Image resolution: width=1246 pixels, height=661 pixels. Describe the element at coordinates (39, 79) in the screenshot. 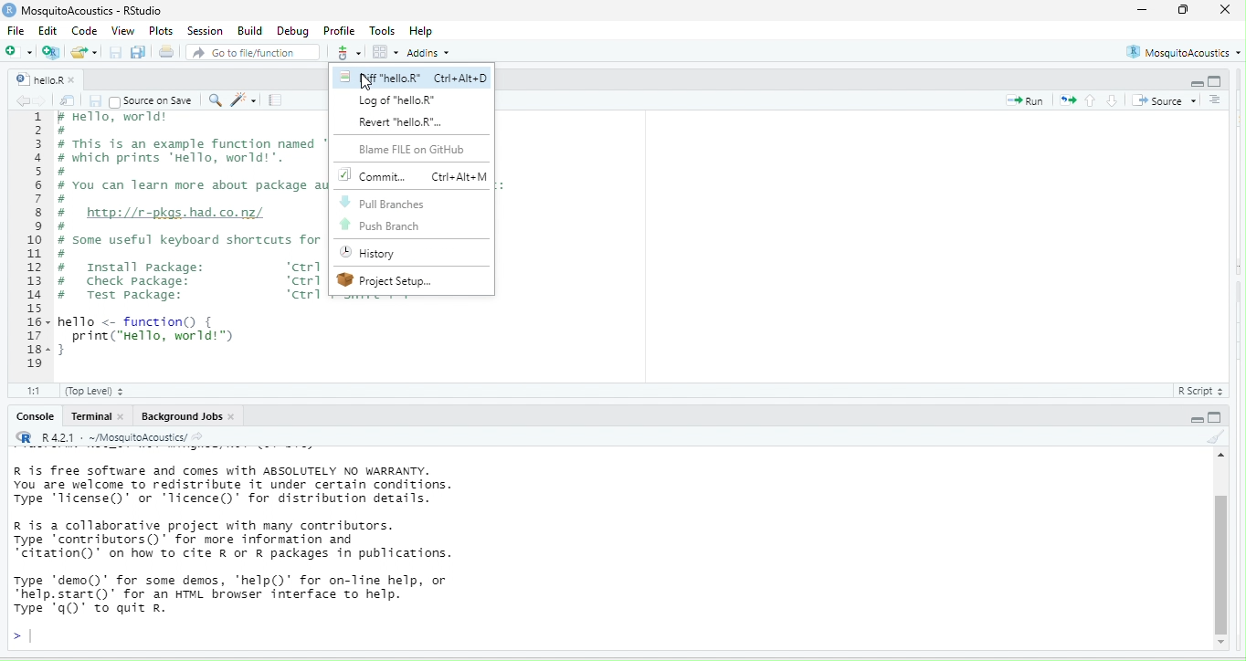

I see ` helloR` at that location.